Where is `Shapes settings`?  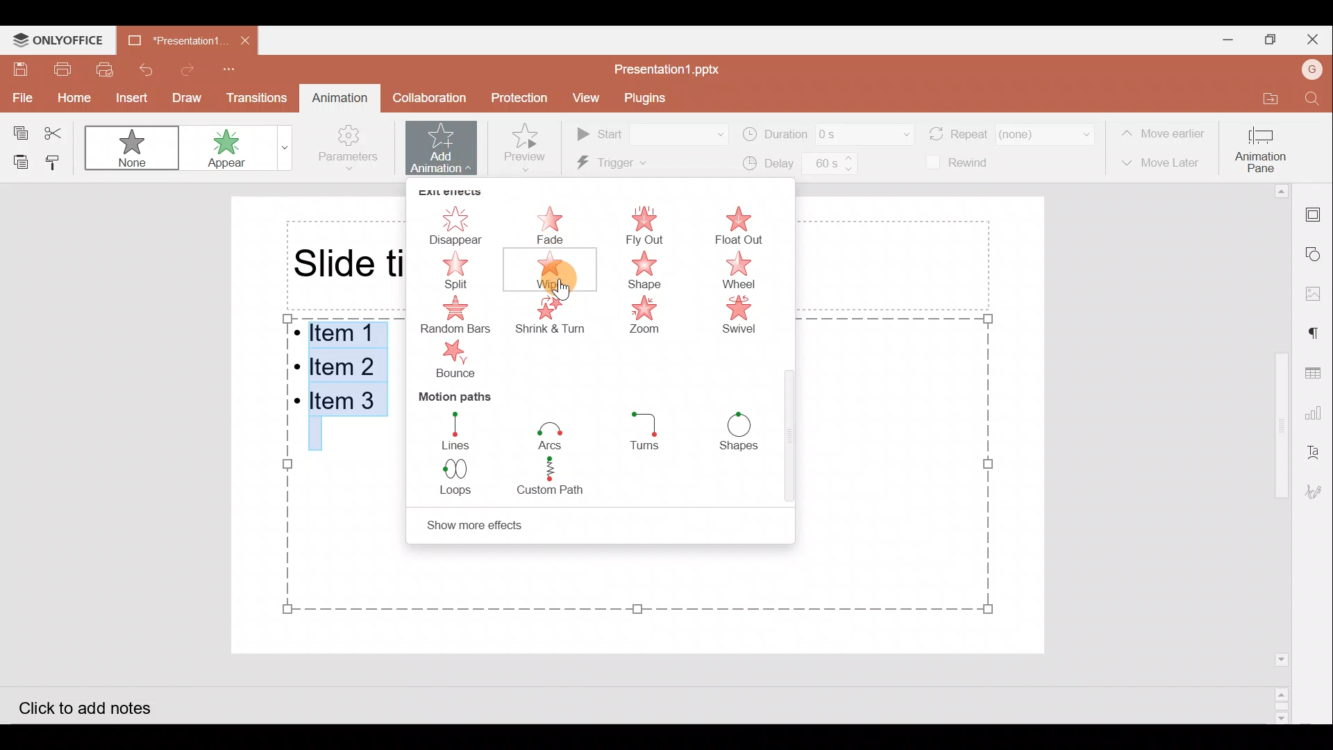 Shapes settings is located at coordinates (1317, 252).